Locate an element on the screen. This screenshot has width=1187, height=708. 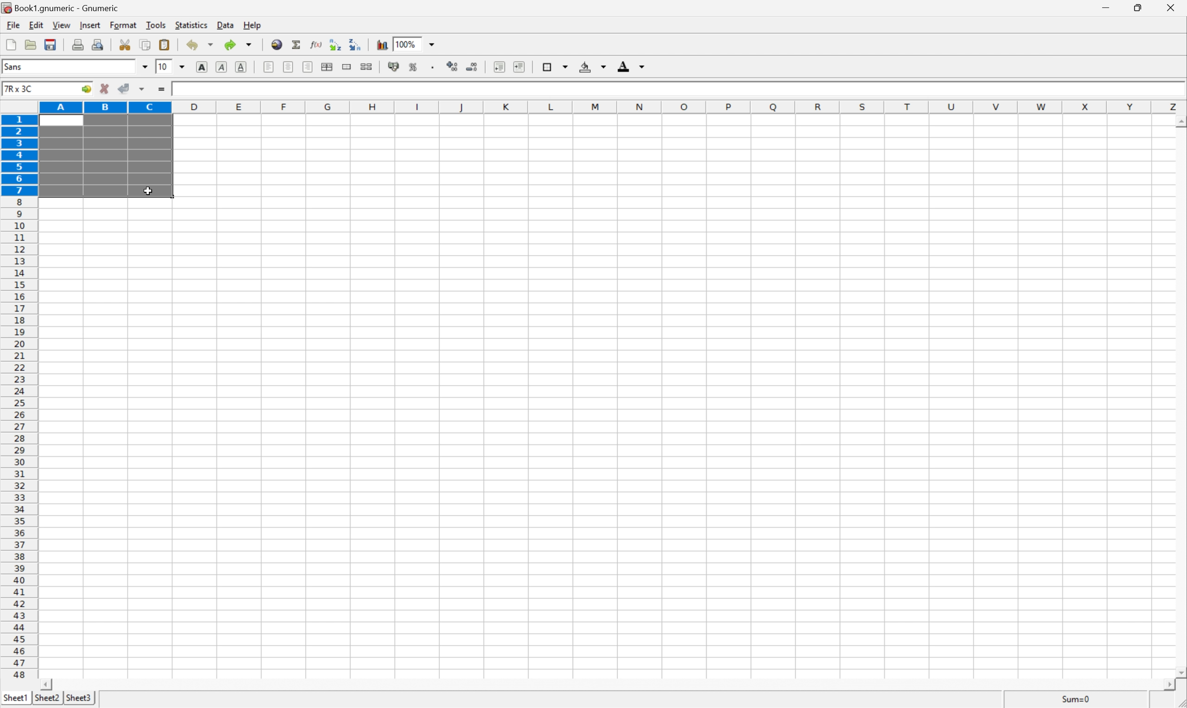
Font size 10 is located at coordinates (171, 68).